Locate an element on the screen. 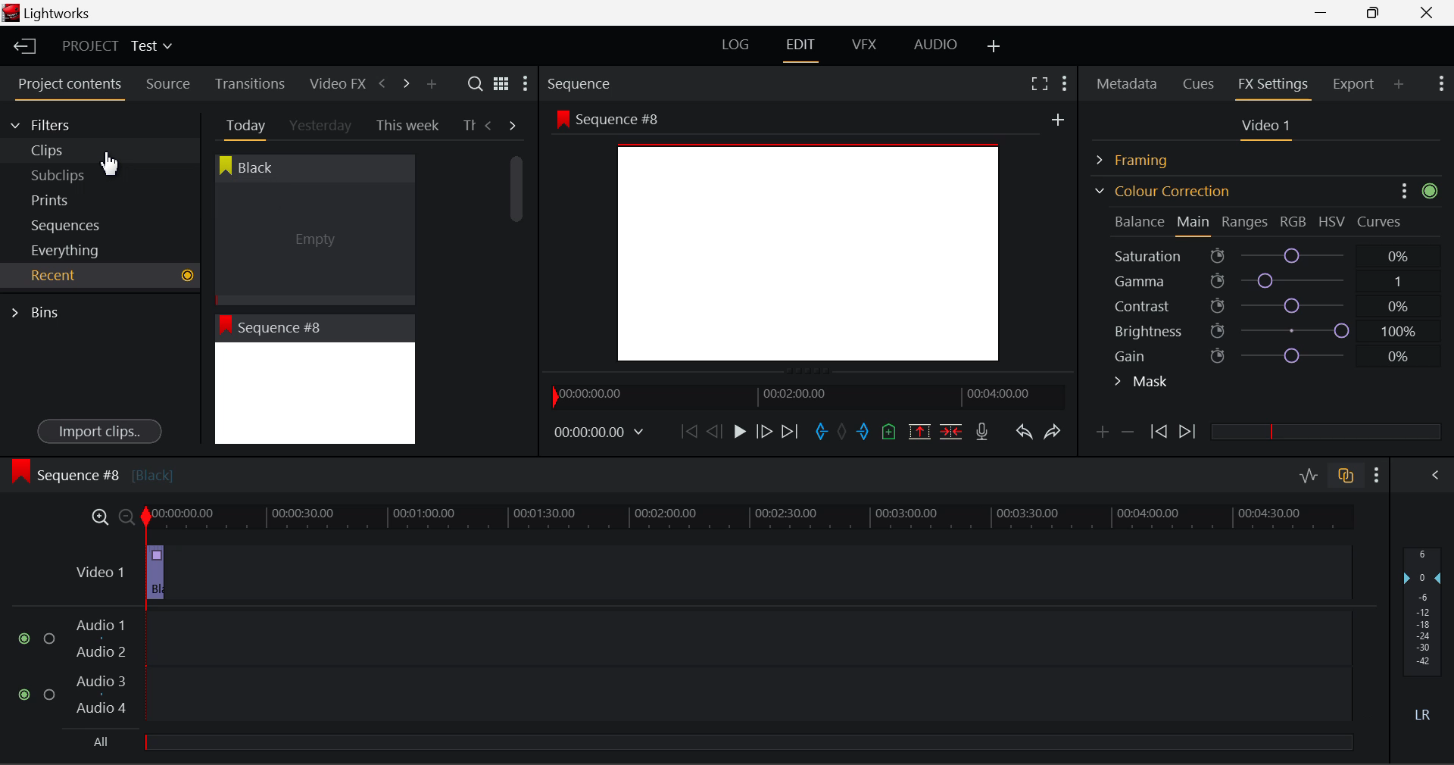 The height and width of the screenshot is (765, 1454). Yesterday Tab is located at coordinates (322, 126).